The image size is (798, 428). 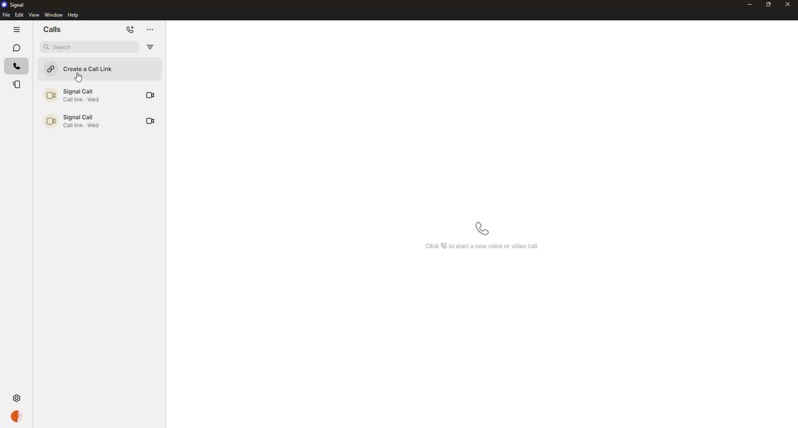 What do you see at coordinates (152, 30) in the screenshot?
I see `more` at bounding box center [152, 30].